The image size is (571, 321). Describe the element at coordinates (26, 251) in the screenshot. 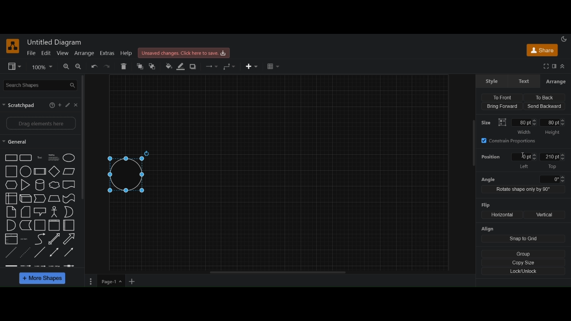

I see `dotted line` at that location.